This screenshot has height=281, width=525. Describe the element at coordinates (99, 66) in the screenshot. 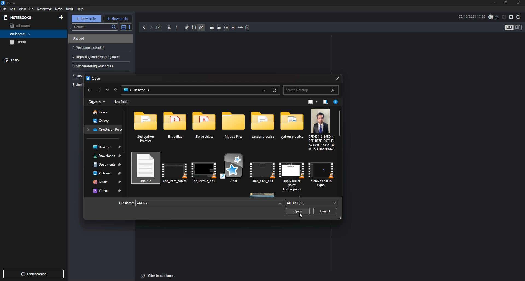

I see `3. Synchronishing notes` at that location.